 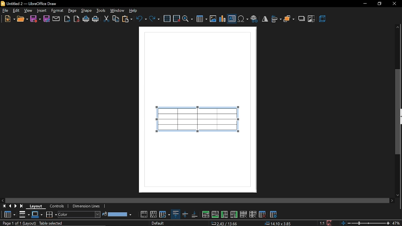 I want to click on crop, so click(x=311, y=19).